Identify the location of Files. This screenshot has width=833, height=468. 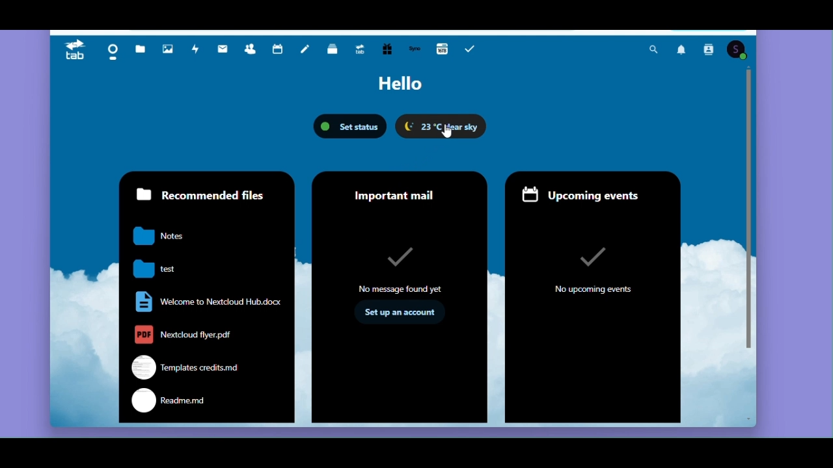
(141, 51).